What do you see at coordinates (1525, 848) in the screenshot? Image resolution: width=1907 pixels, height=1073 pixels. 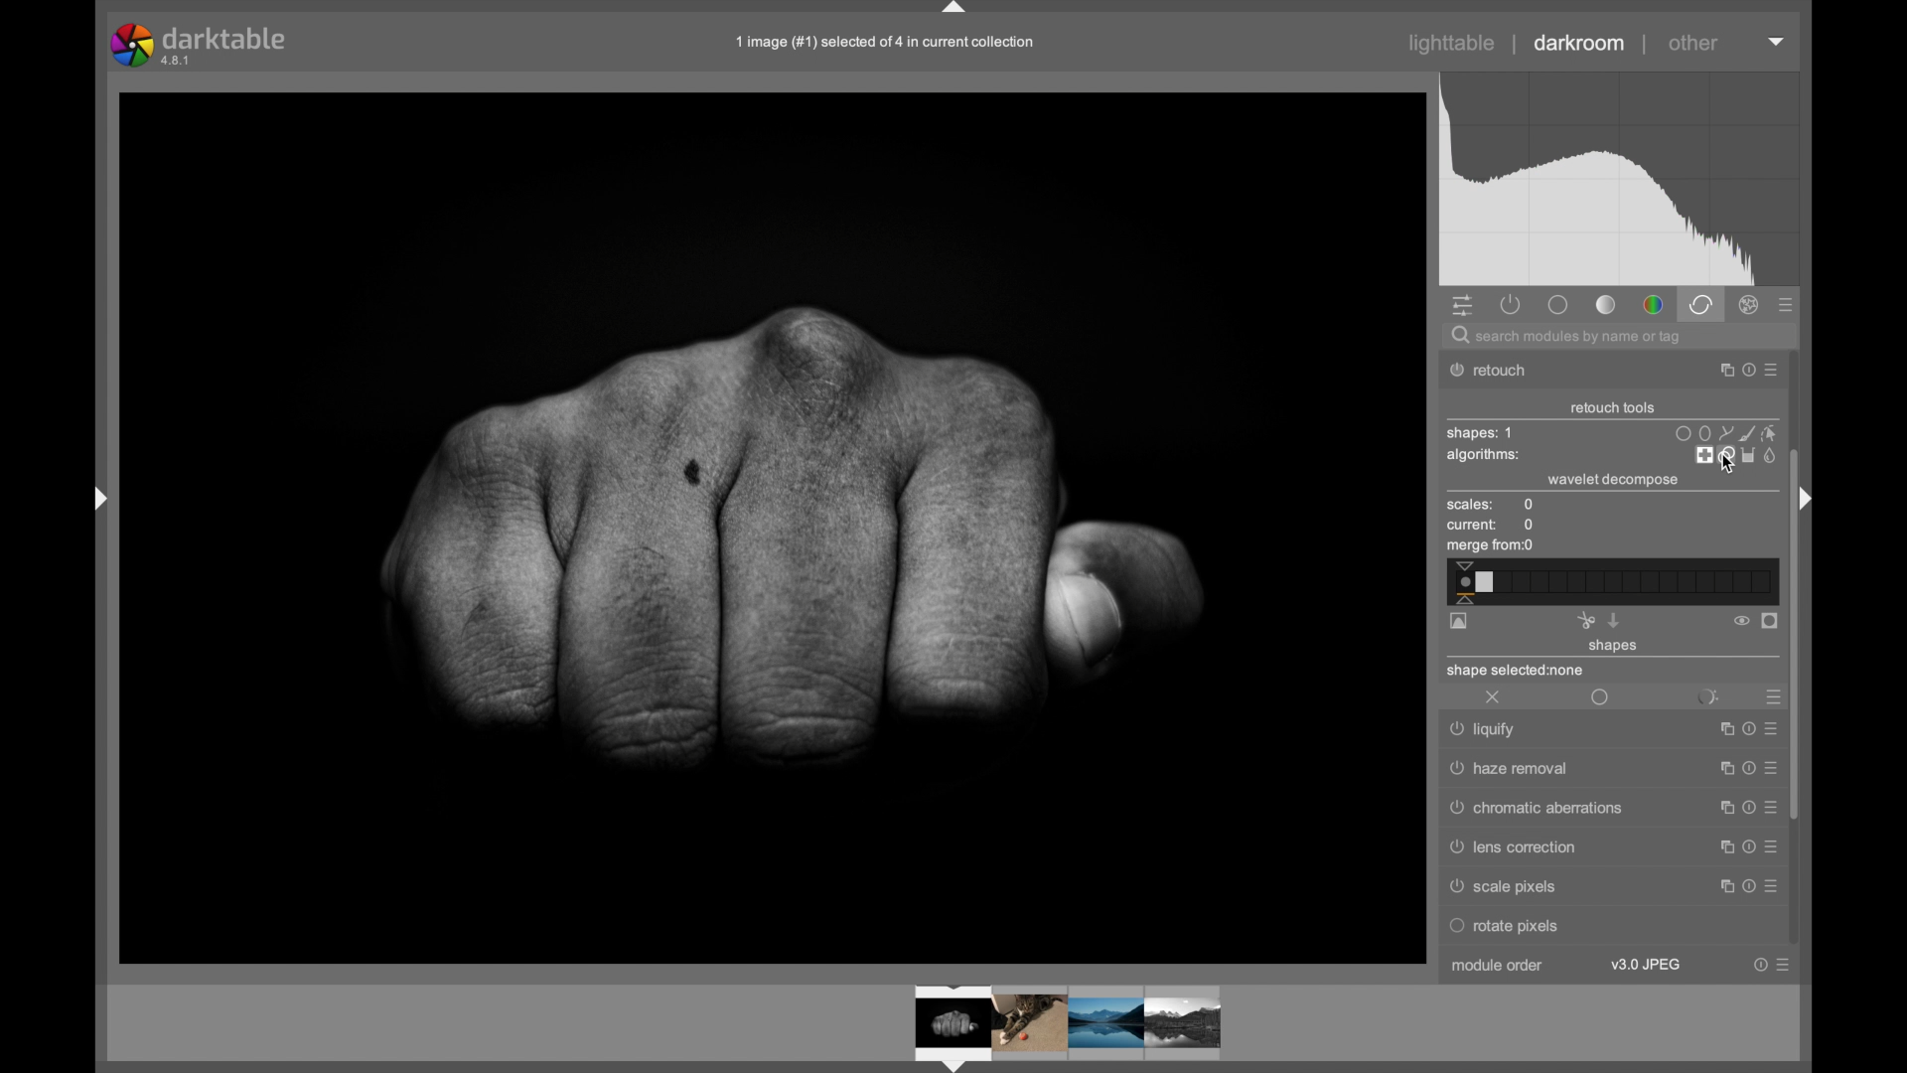 I see `lens correction` at bounding box center [1525, 848].